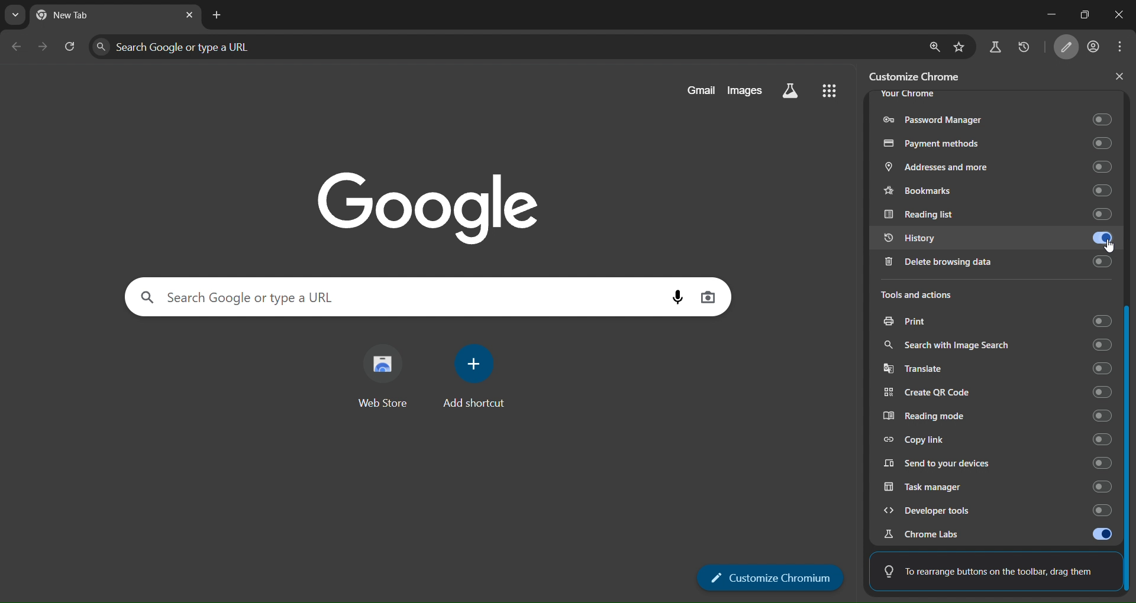 The width and height of the screenshot is (1136, 603). What do you see at coordinates (745, 90) in the screenshot?
I see `images` at bounding box center [745, 90].